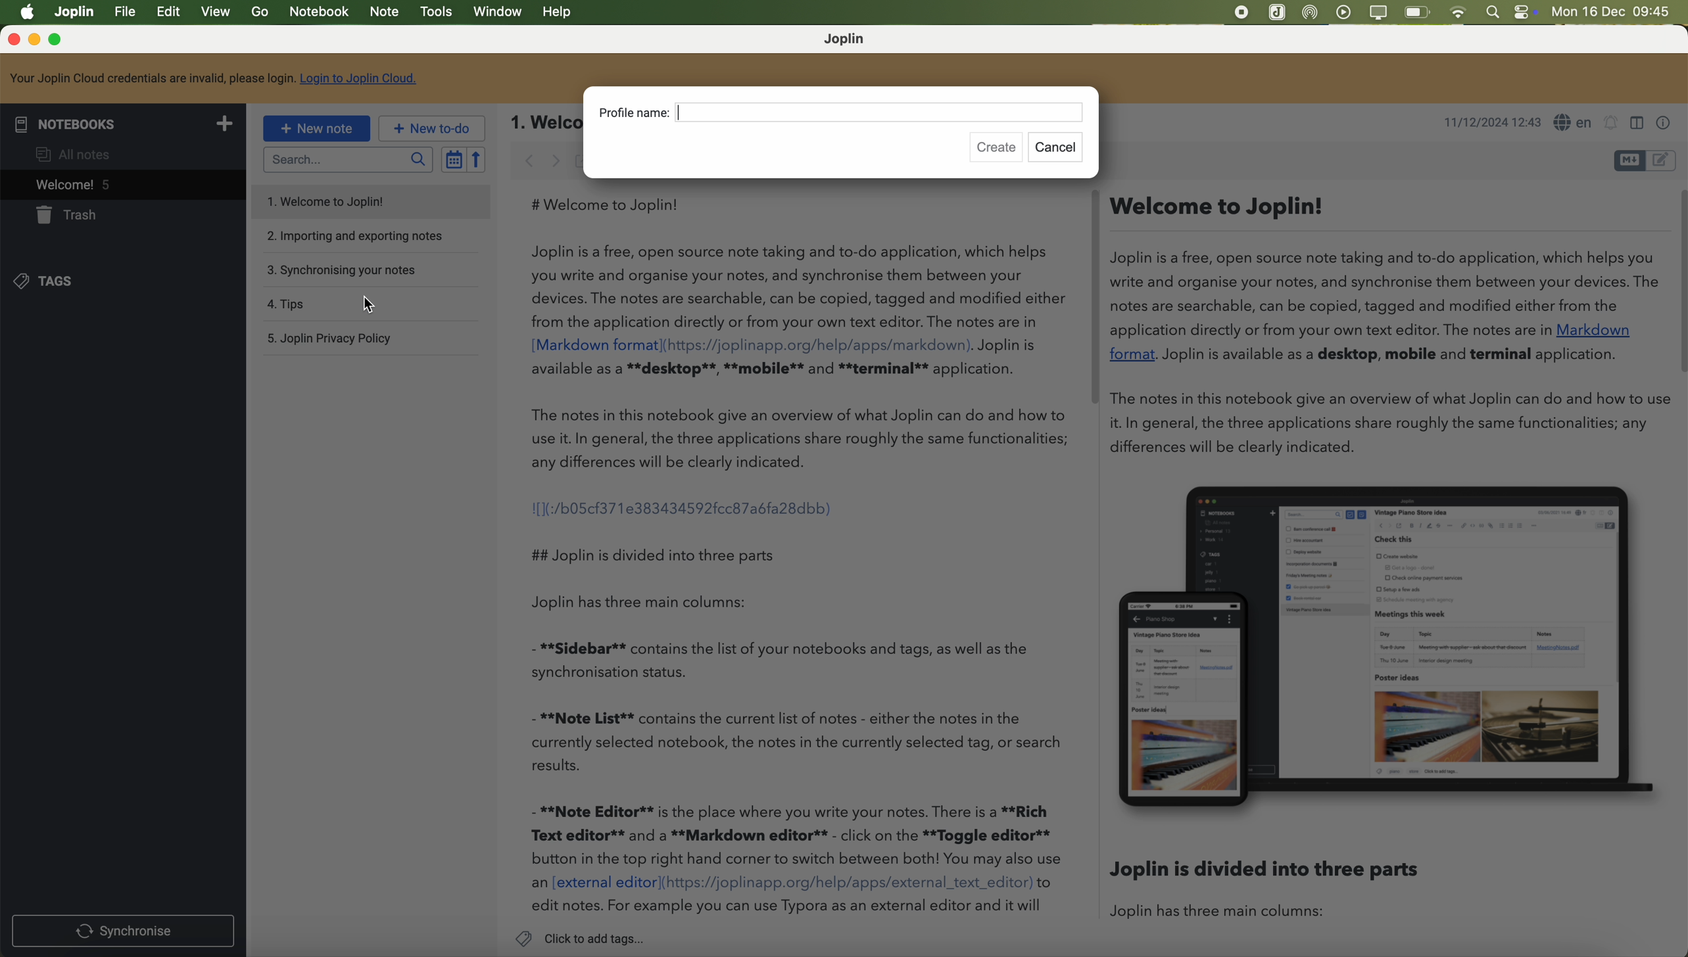  What do you see at coordinates (777, 370) in the screenshot?
I see `available as a **desktop**, **mobile** and **terminal** application.` at bounding box center [777, 370].